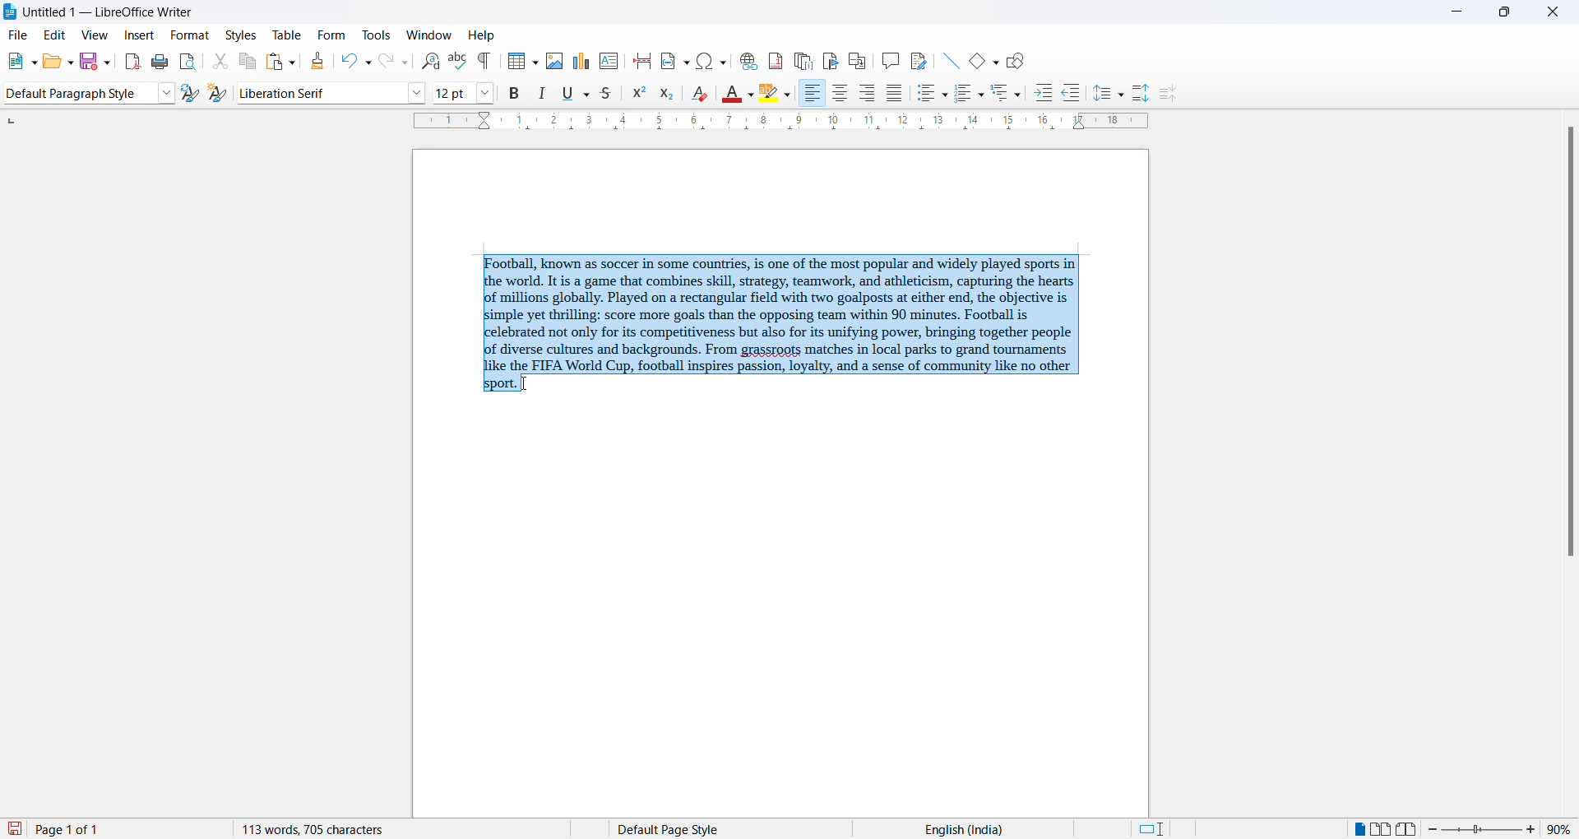 This screenshot has width=1579, height=839. What do you see at coordinates (782, 323) in the screenshot?
I see `selected paragraph` at bounding box center [782, 323].